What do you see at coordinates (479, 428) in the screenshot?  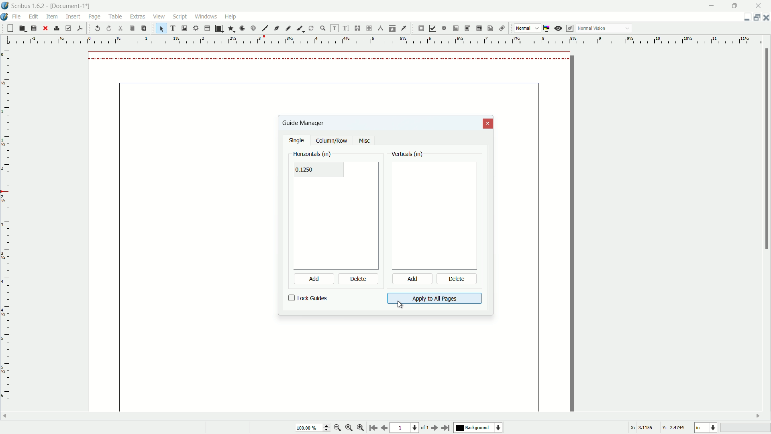 I see `background` at bounding box center [479, 428].